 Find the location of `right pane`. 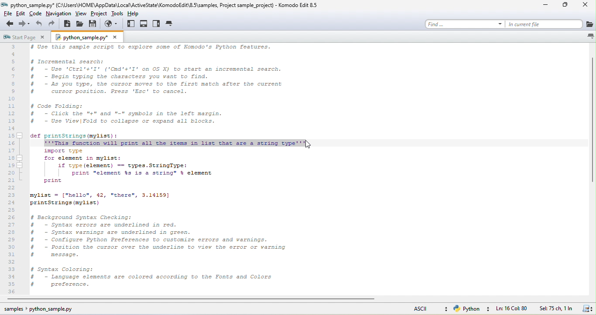

right pane is located at coordinates (157, 24).